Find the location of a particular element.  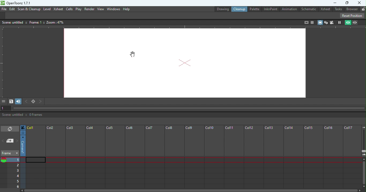

Reset position is located at coordinates (353, 15).